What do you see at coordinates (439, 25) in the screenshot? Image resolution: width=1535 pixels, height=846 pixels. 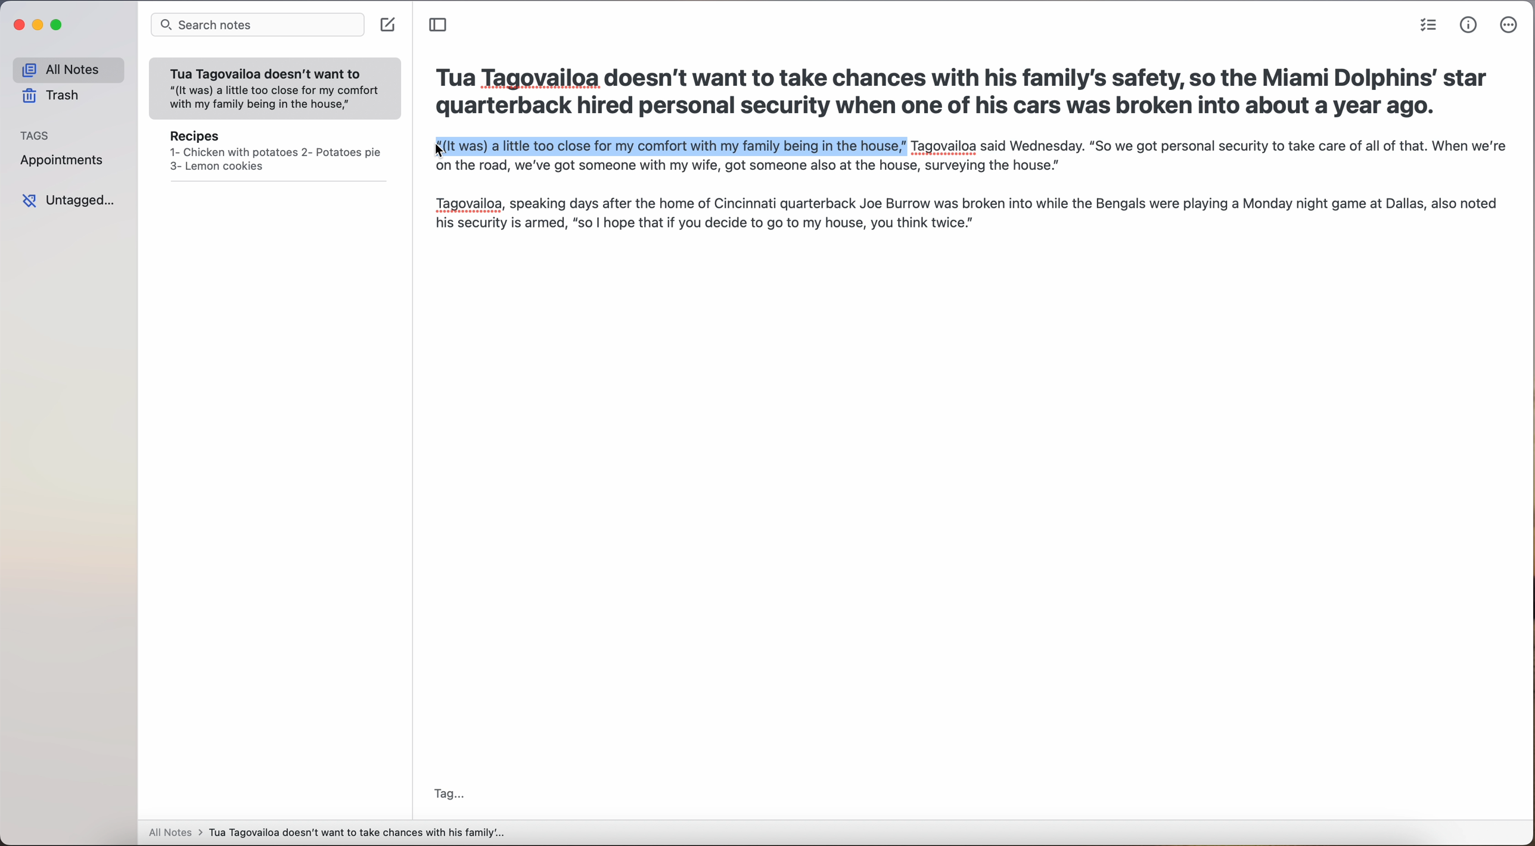 I see `toggle sidebar` at bounding box center [439, 25].